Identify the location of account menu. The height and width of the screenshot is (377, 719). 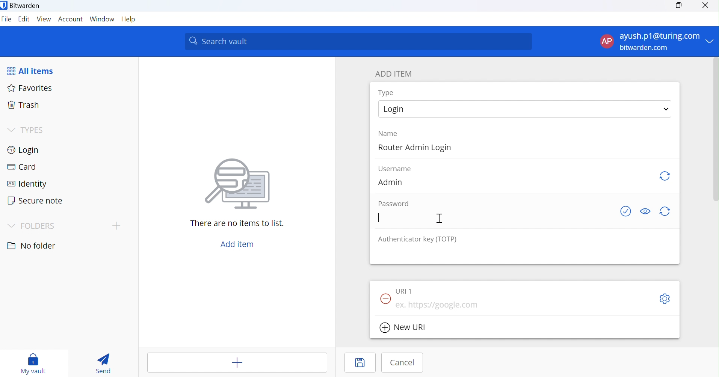
(656, 42).